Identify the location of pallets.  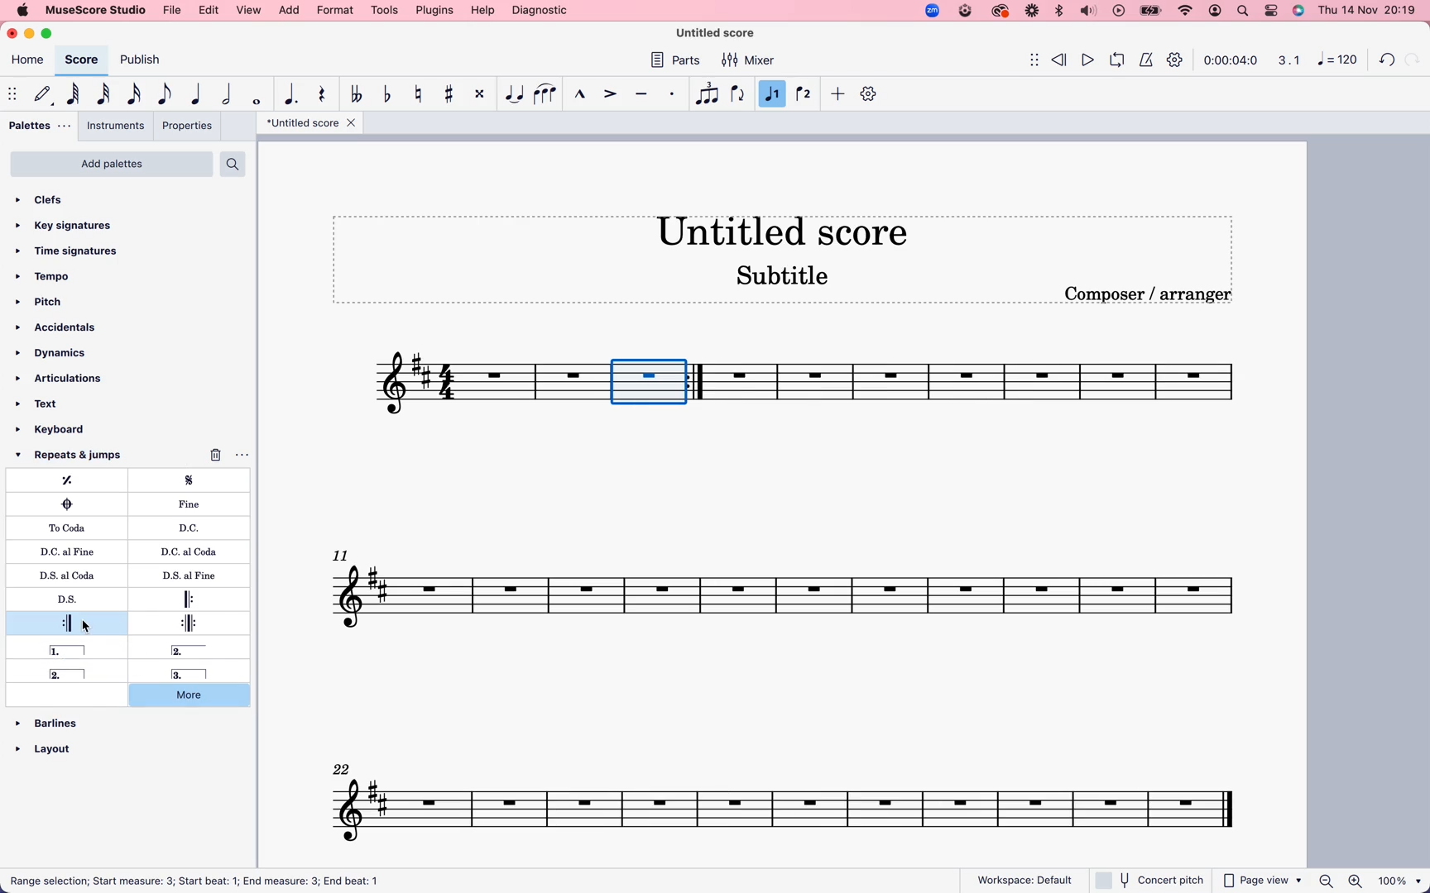
(41, 125).